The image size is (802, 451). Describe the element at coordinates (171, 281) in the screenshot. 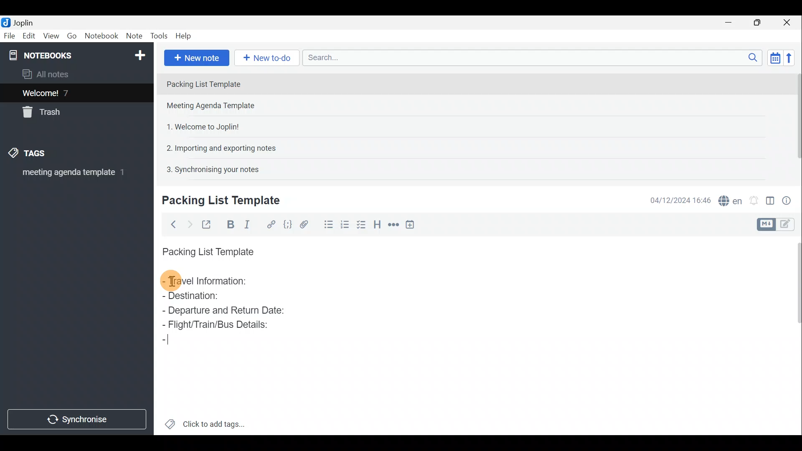

I see `cursor` at that location.